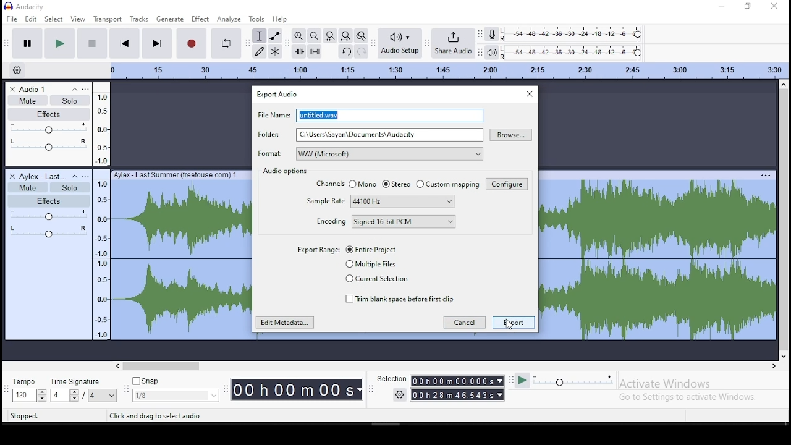  Describe the element at coordinates (49, 232) in the screenshot. I see `pan` at that location.